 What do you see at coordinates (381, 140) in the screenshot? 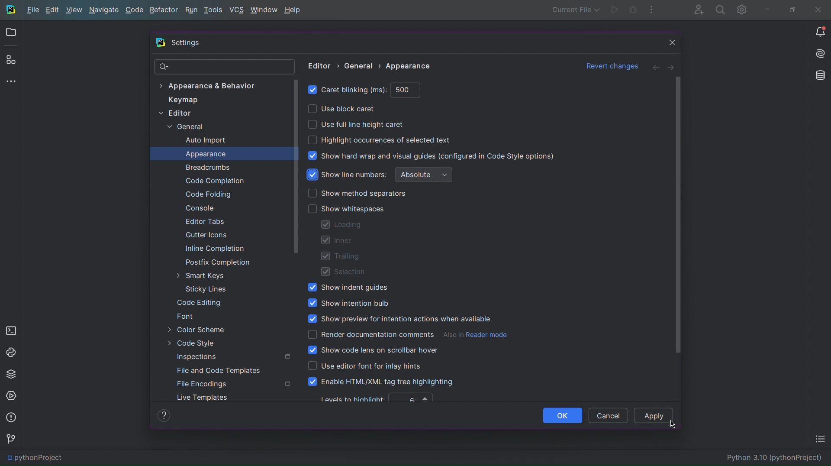
I see `Highlight occurrences of selected text` at bounding box center [381, 140].